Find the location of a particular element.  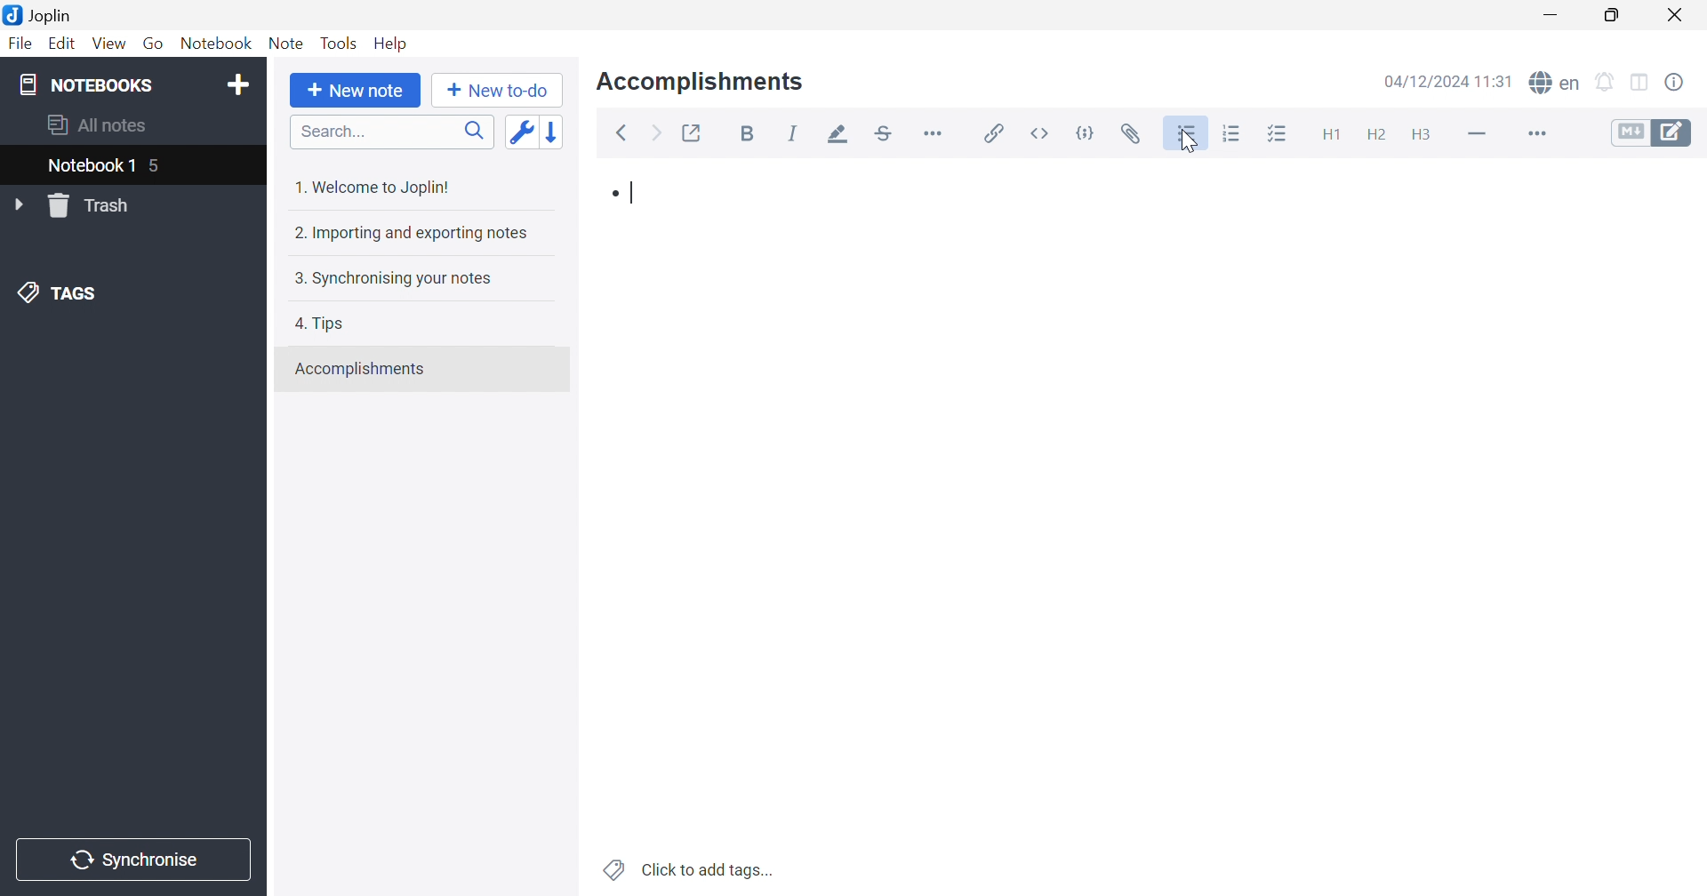

Toggle editor layout is located at coordinates (1641, 84).